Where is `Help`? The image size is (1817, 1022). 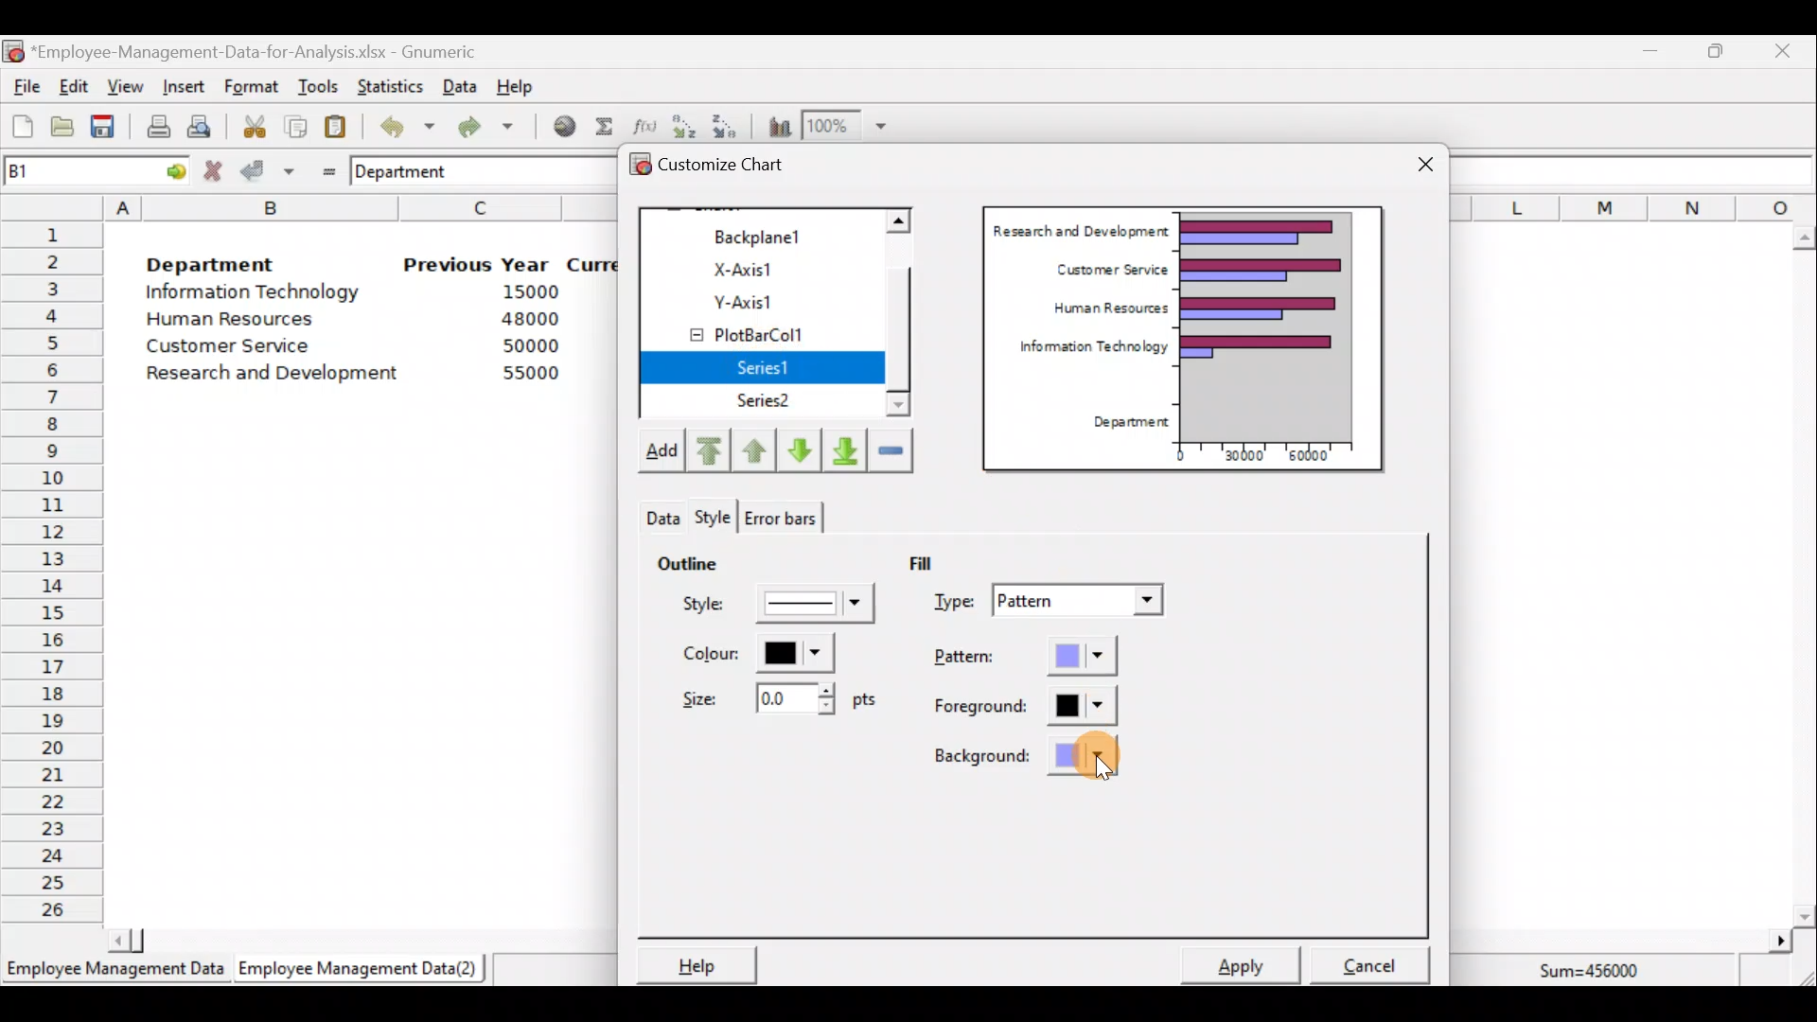 Help is located at coordinates (526, 85).